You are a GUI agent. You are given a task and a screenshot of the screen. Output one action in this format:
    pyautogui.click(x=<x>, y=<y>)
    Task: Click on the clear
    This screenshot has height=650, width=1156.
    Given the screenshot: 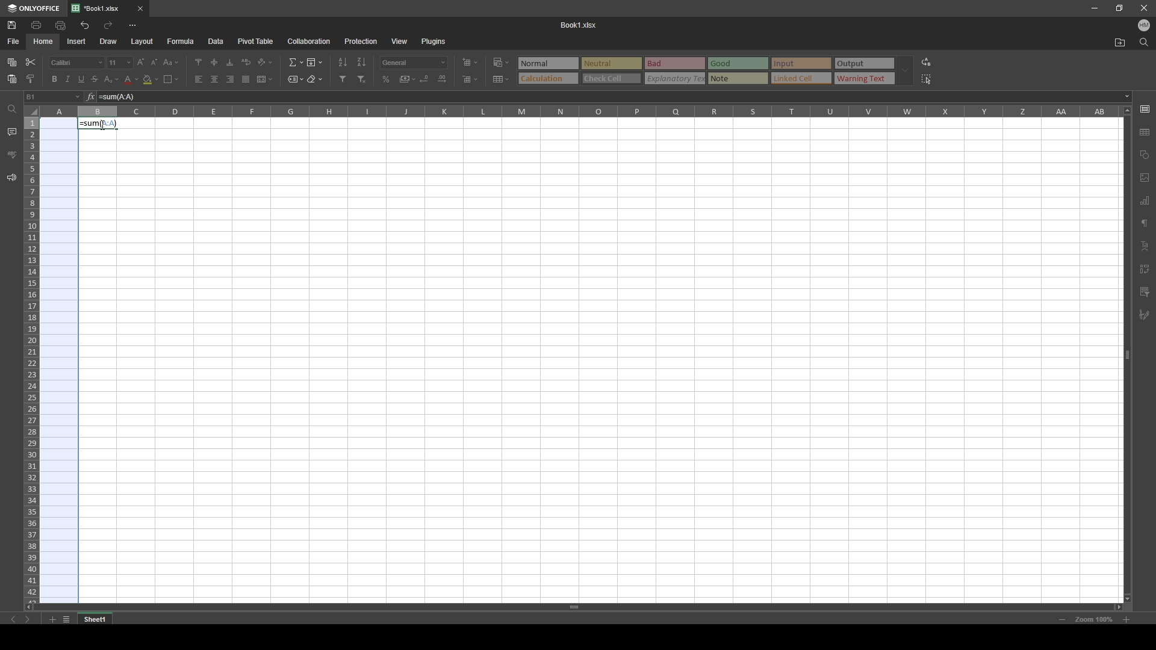 What is the action you would take?
    pyautogui.click(x=314, y=78)
    